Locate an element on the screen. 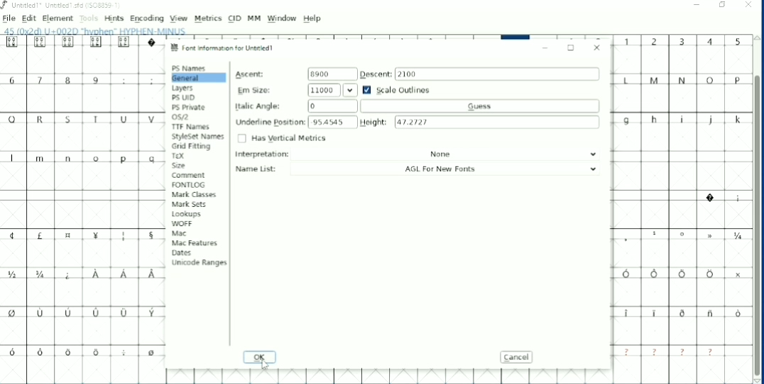 This screenshot has height=384, width=764. Height is located at coordinates (481, 121).